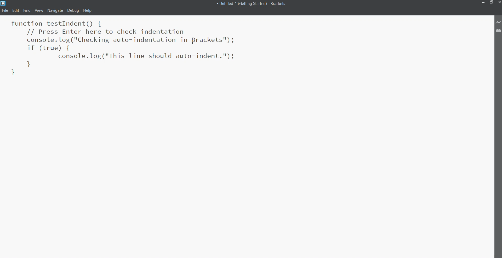 The image size is (502, 258). I want to click on Edit, so click(16, 10).